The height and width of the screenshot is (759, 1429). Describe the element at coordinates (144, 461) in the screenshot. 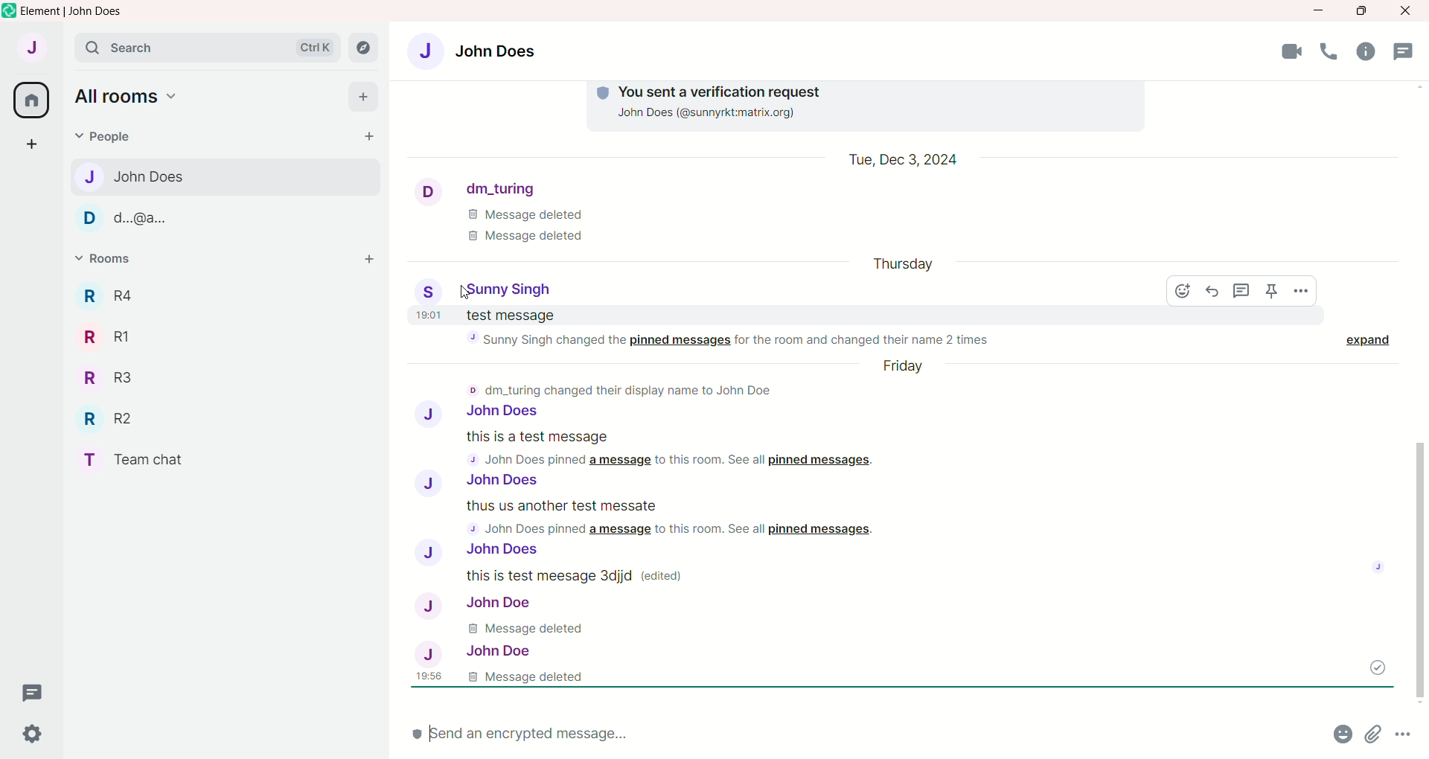

I see `team chat` at that location.